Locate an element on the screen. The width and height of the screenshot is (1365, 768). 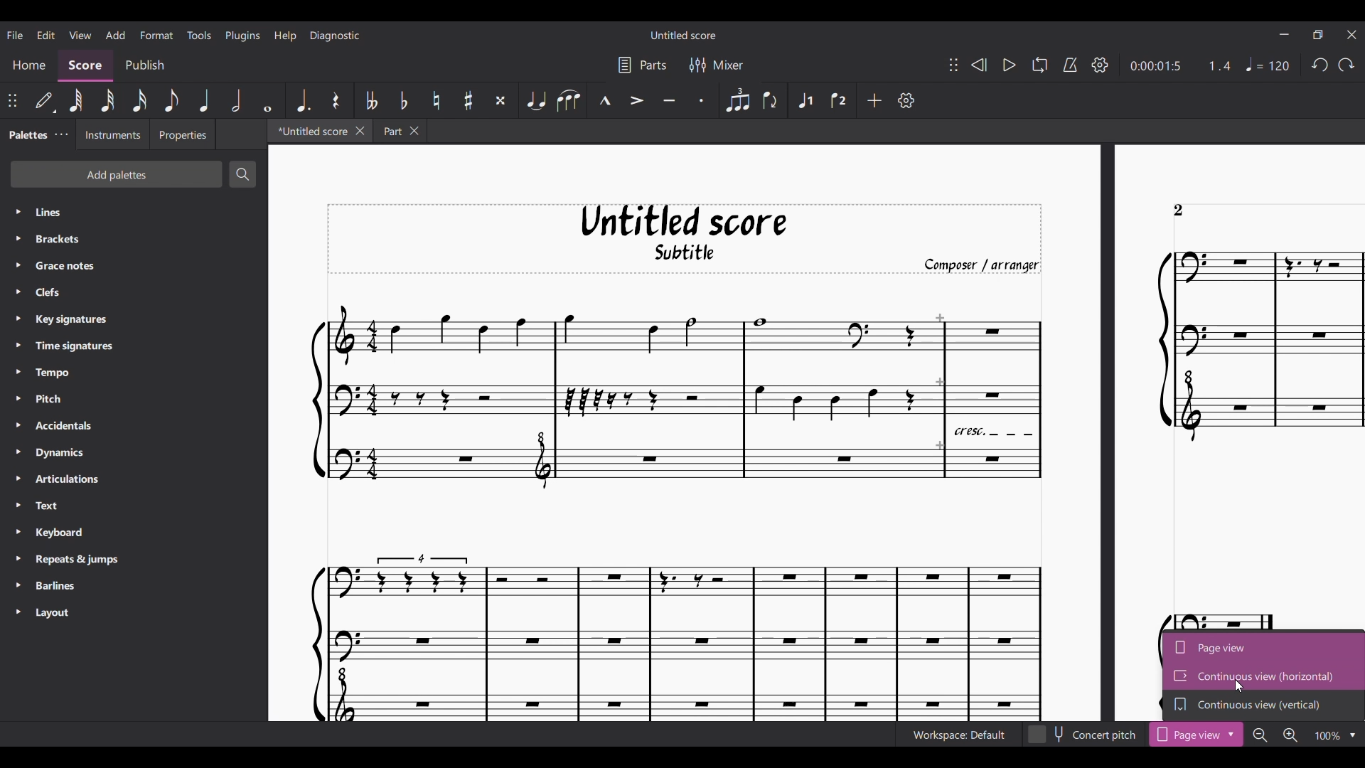
Publish section is located at coordinates (145, 65).